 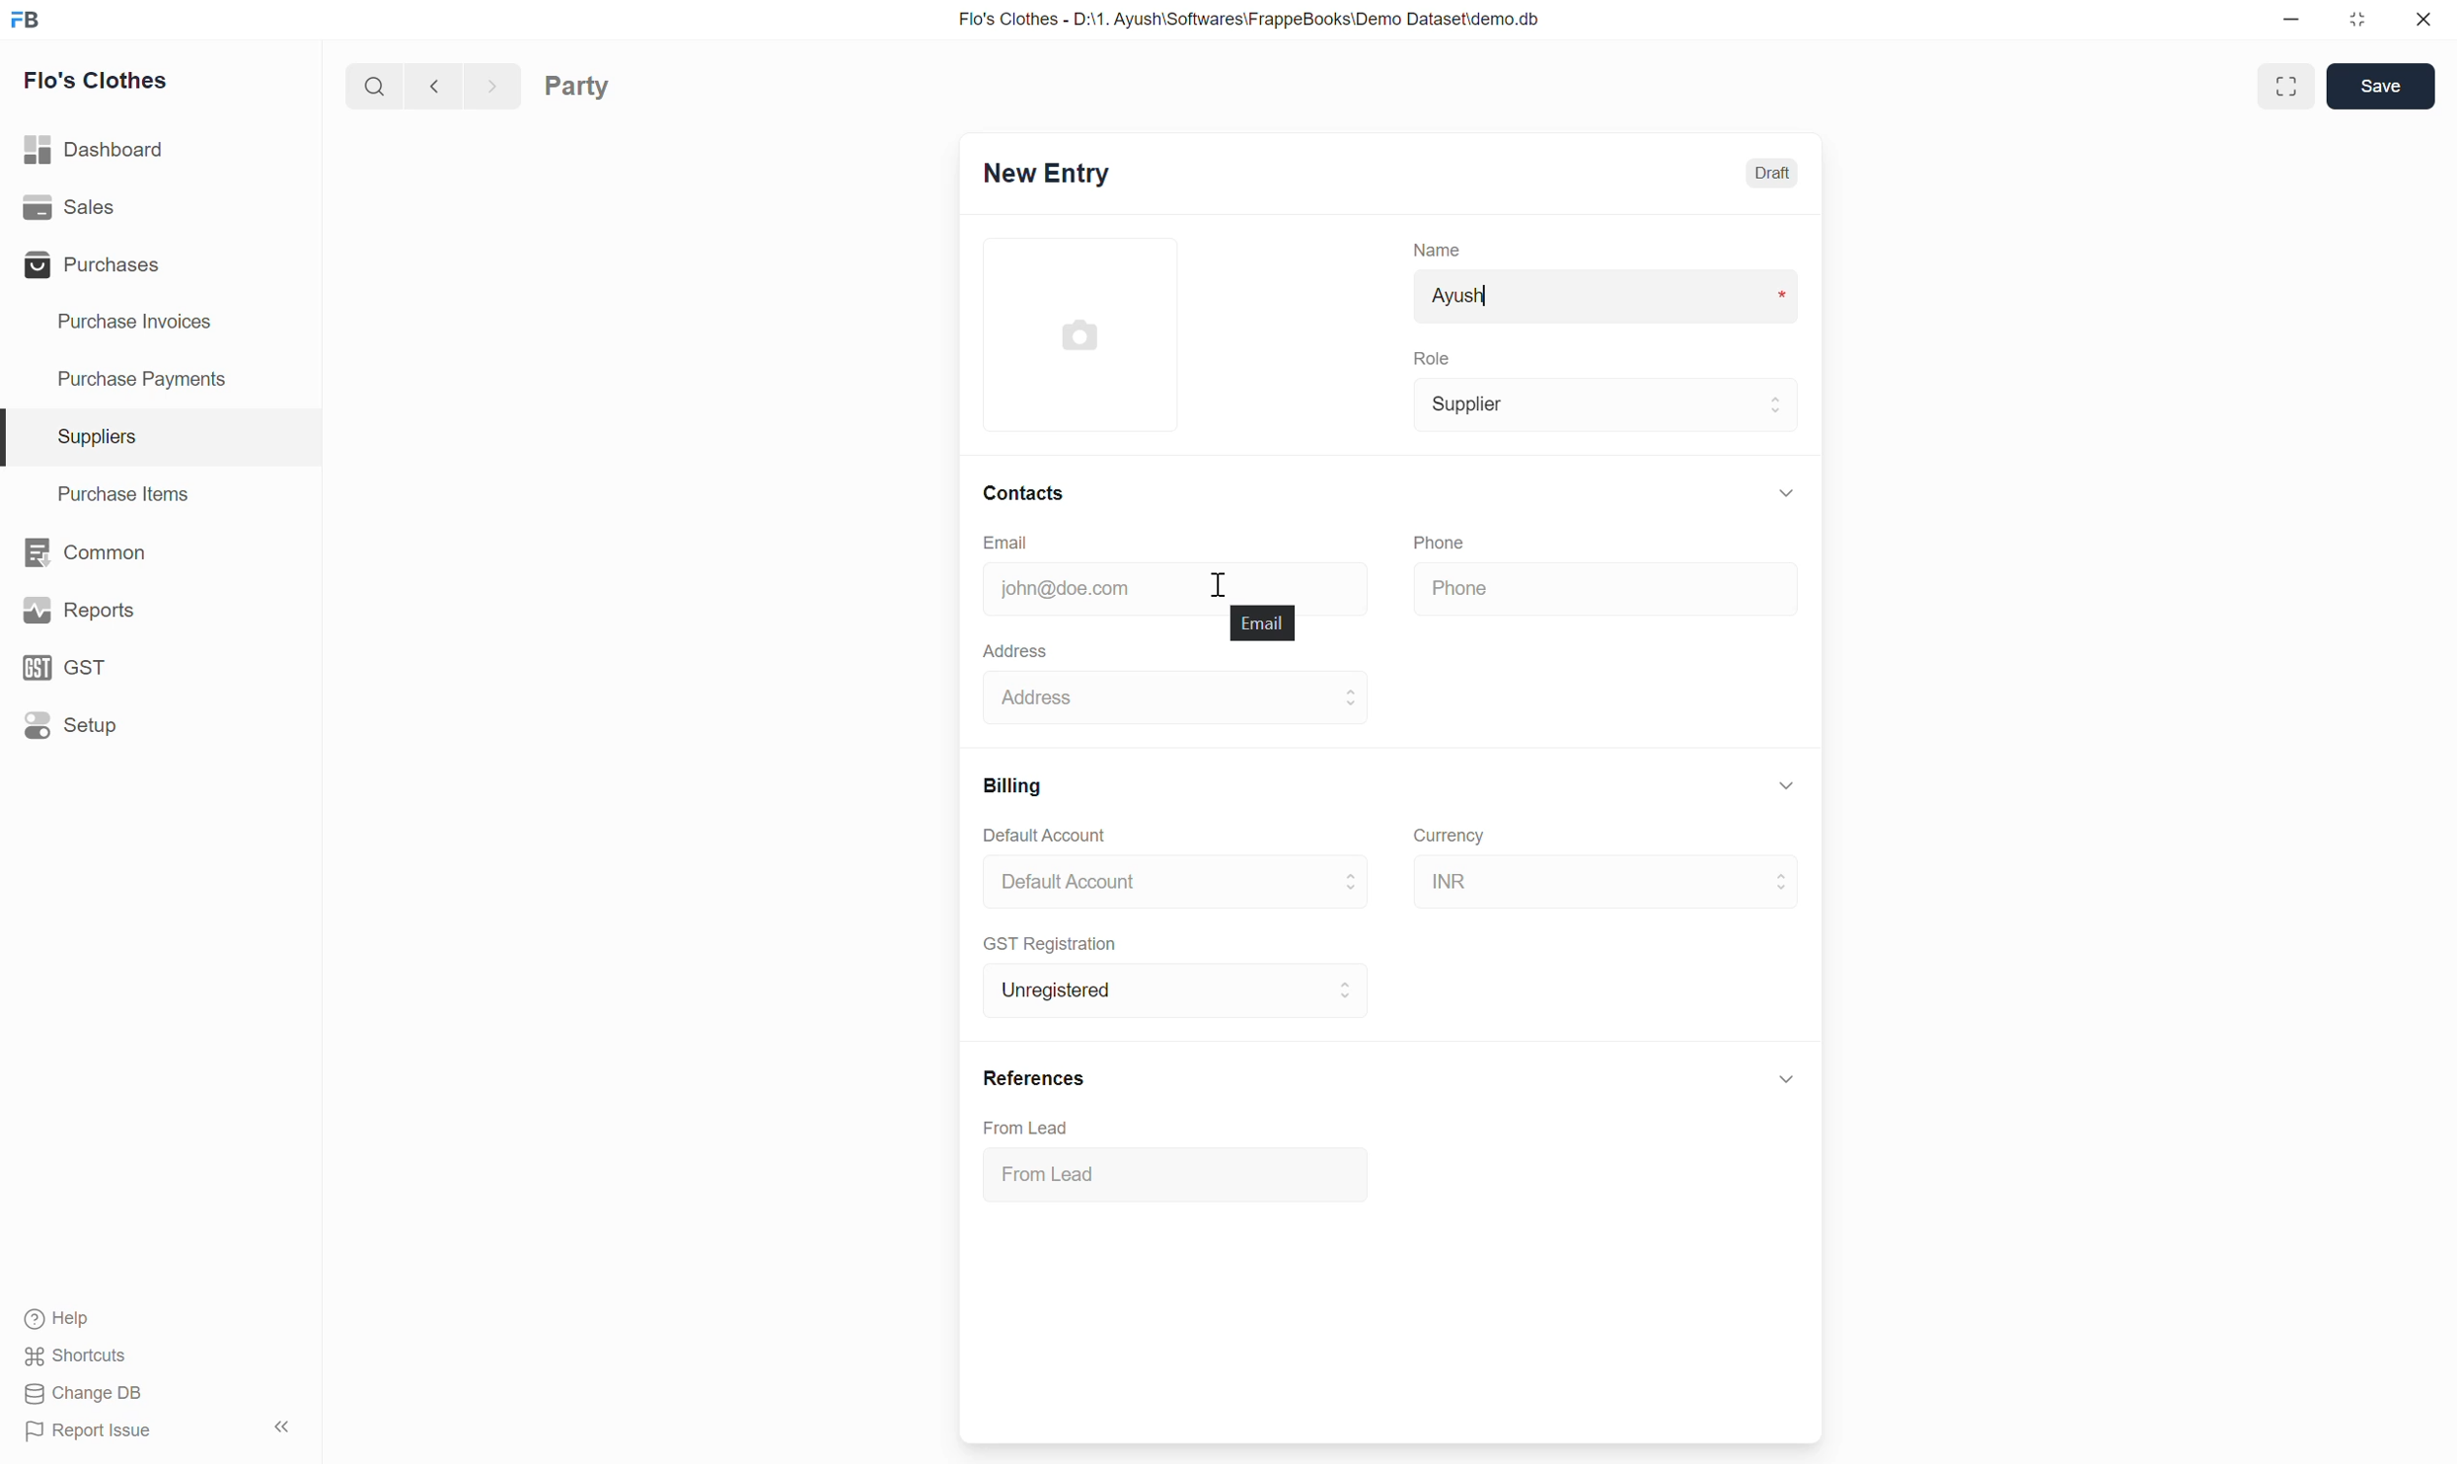 I want to click on Purchase Payments, so click(x=161, y=380).